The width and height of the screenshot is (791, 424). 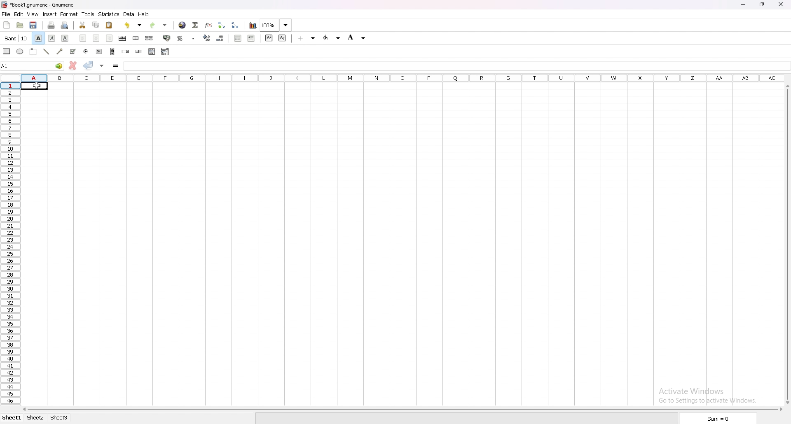 I want to click on open, so click(x=21, y=25).